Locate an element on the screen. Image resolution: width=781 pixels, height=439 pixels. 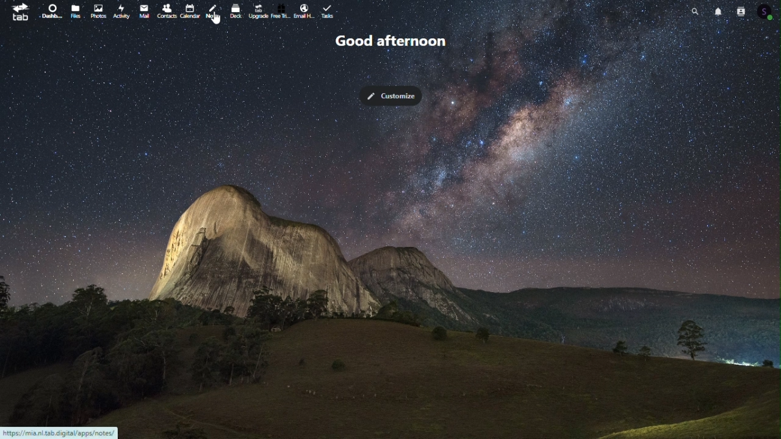
Search bar is located at coordinates (694, 10).